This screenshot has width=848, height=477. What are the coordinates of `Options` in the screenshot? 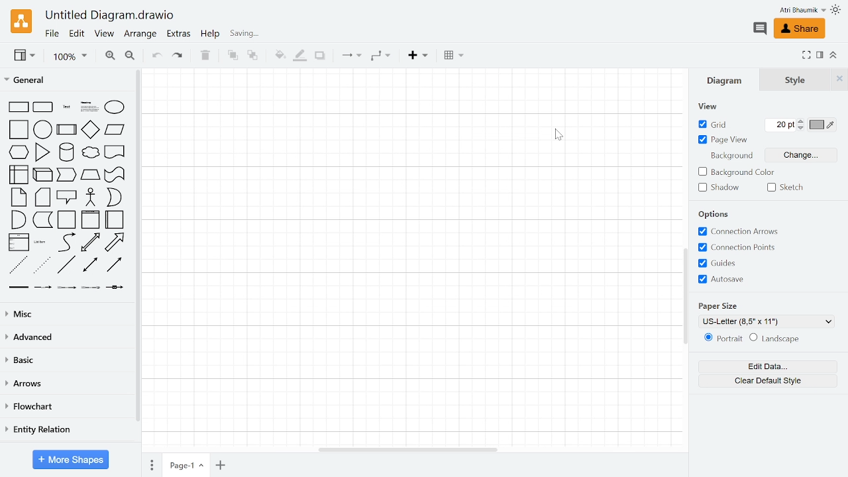 It's located at (710, 213).